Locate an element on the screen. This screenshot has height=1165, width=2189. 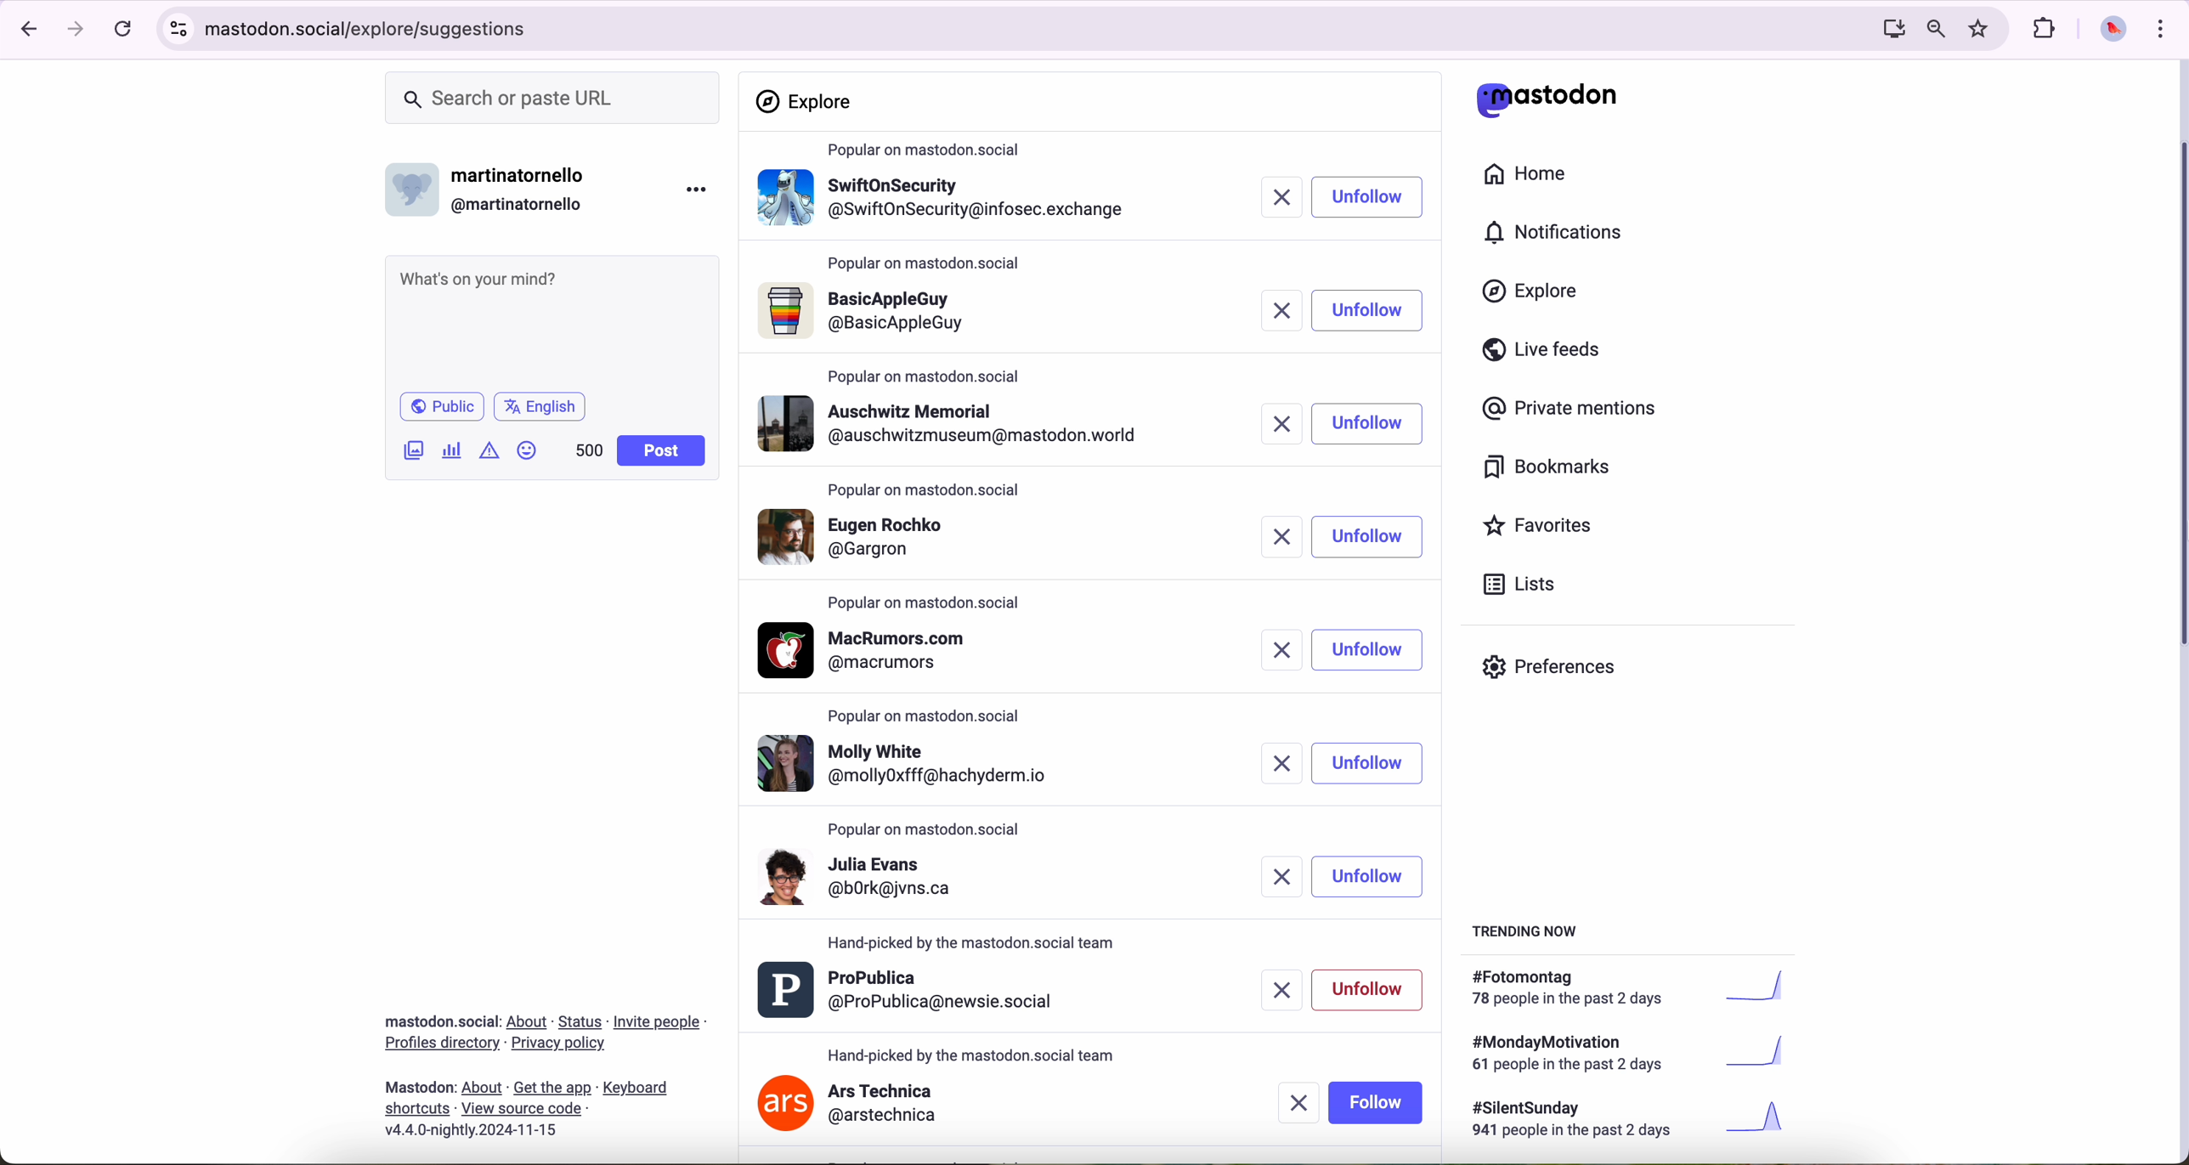
trending now is located at coordinates (1527, 930).